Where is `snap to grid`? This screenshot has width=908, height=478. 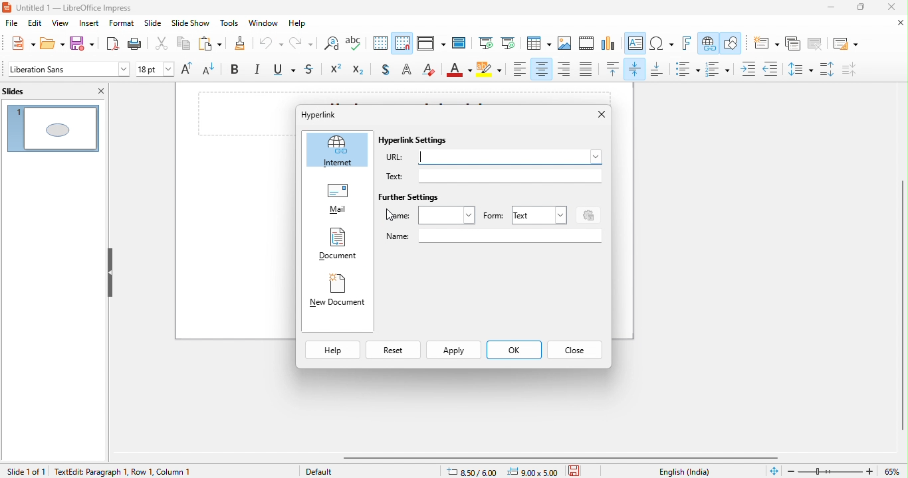
snap to grid is located at coordinates (403, 42).